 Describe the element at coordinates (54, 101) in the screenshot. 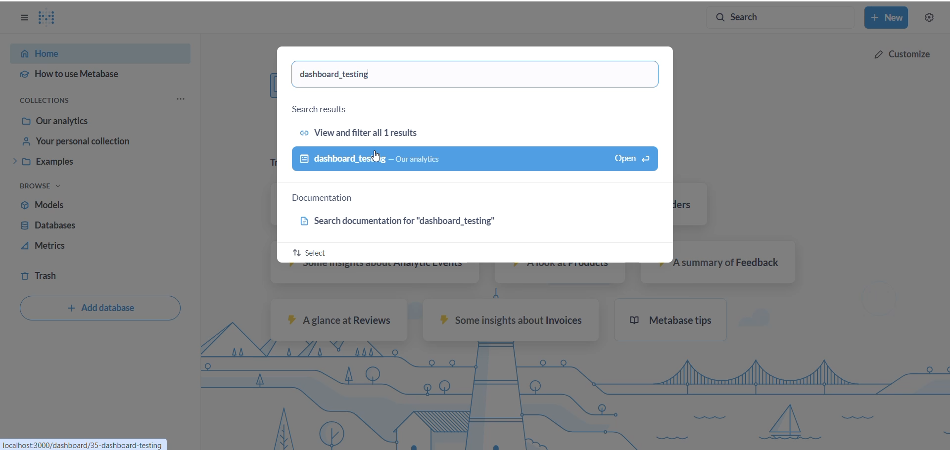

I see `collections` at that location.